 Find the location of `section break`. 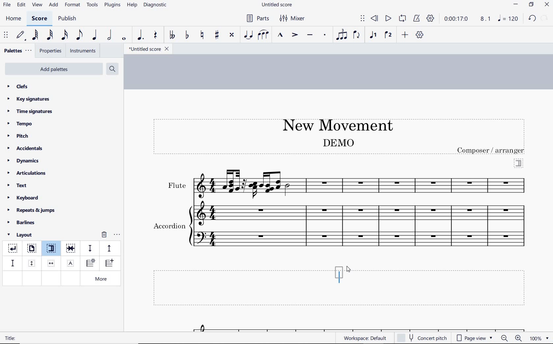

section break is located at coordinates (53, 249).